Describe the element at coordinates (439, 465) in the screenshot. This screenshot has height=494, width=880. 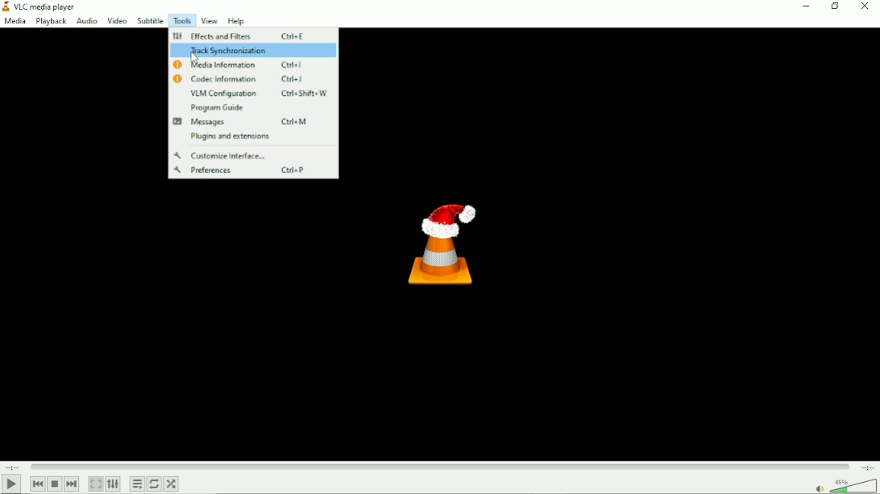
I see `Play duration` at that location.